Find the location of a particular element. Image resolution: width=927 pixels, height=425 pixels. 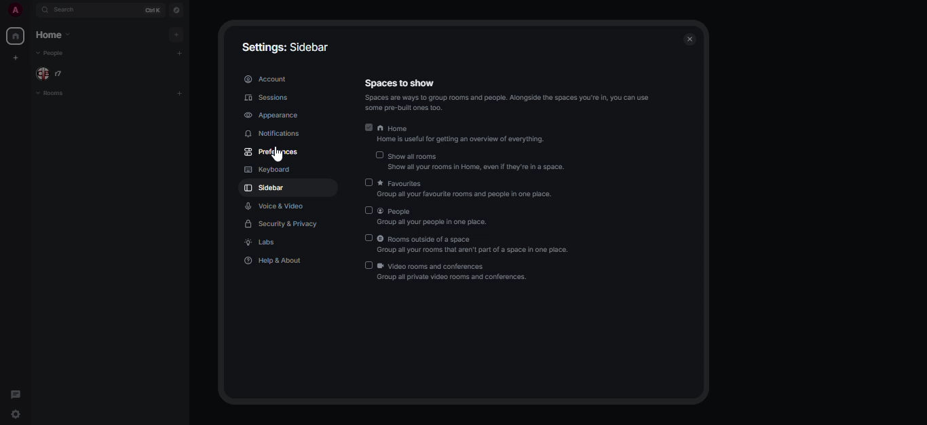

labs is located at coordinates (263, 242).